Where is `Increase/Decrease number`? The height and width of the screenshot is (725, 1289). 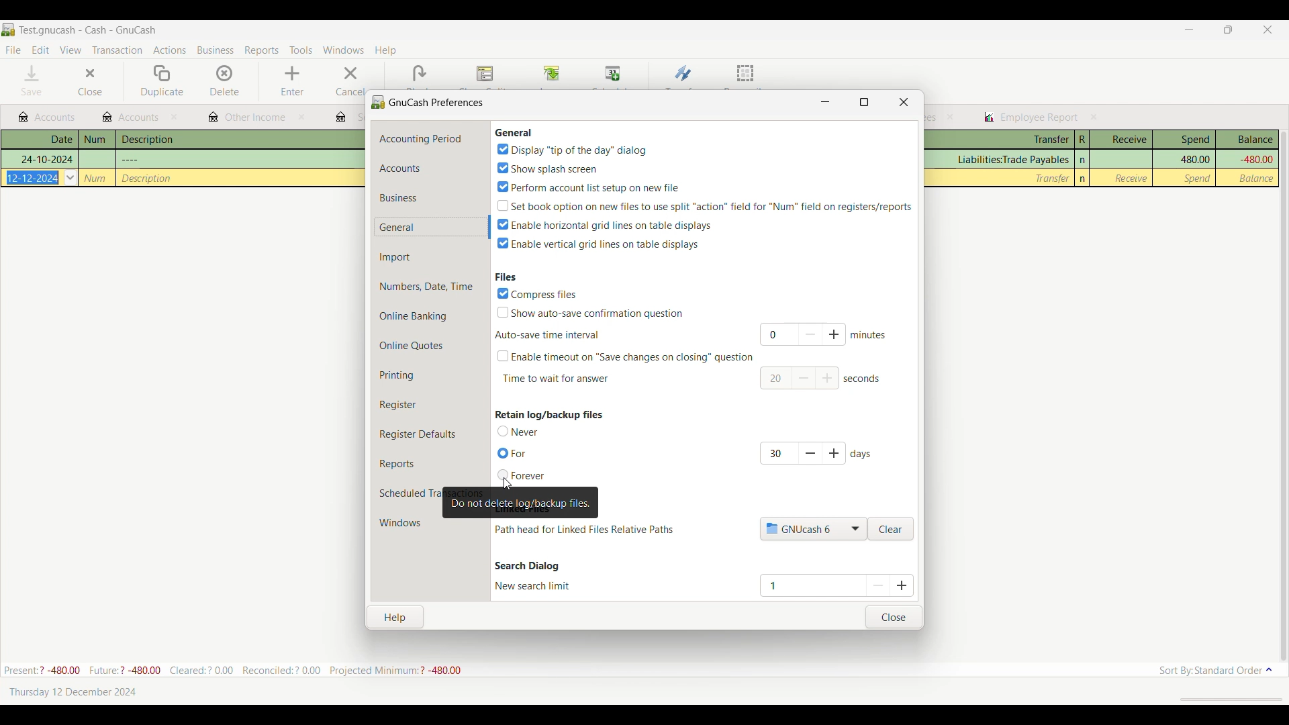 Increase/Decrease number is located at coordinates (891, 585).